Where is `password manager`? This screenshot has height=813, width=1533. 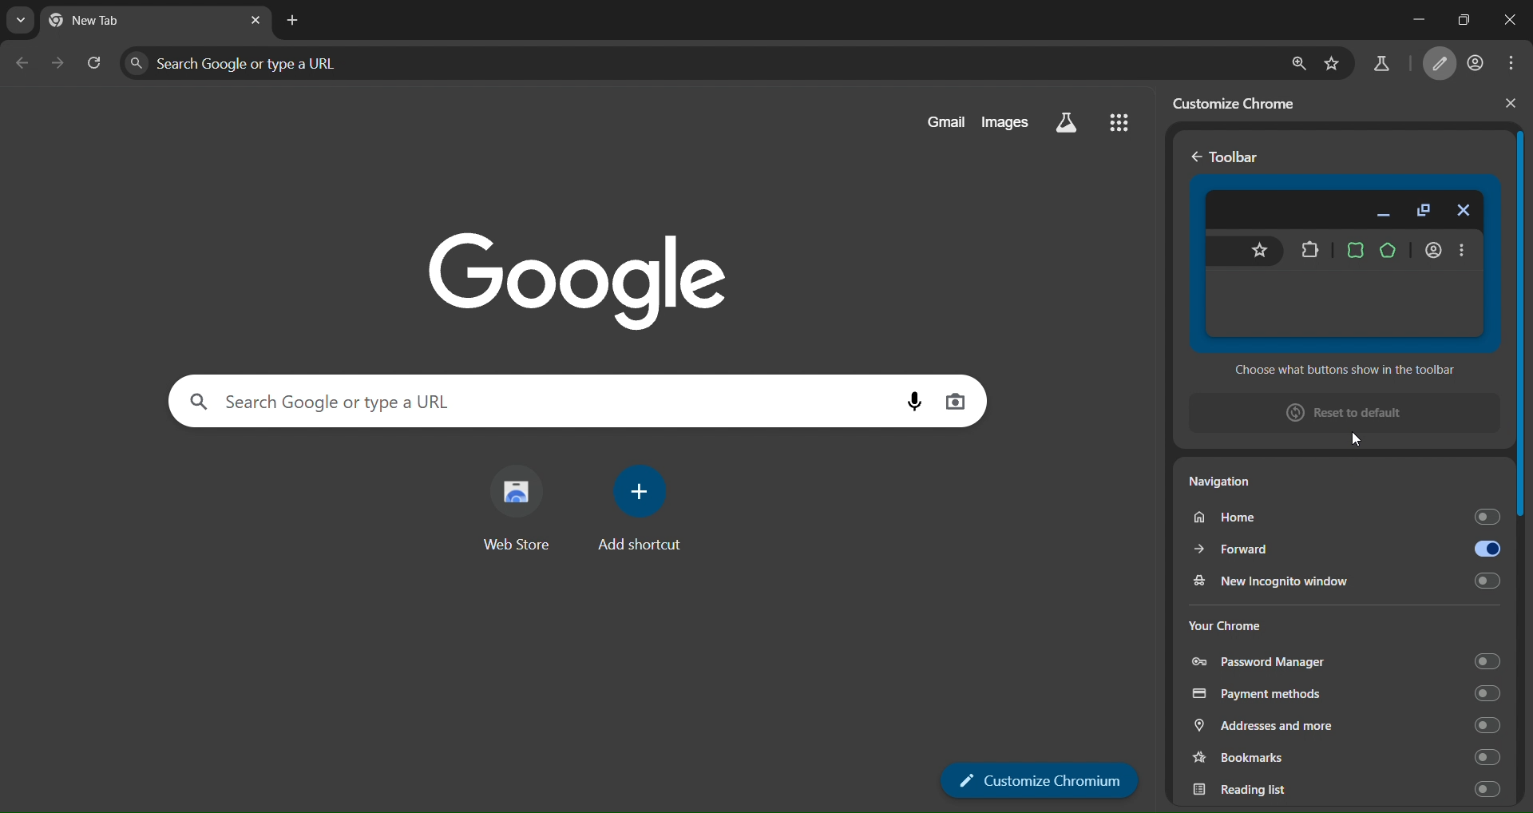
password manager is located at coordinates (1341, 661).